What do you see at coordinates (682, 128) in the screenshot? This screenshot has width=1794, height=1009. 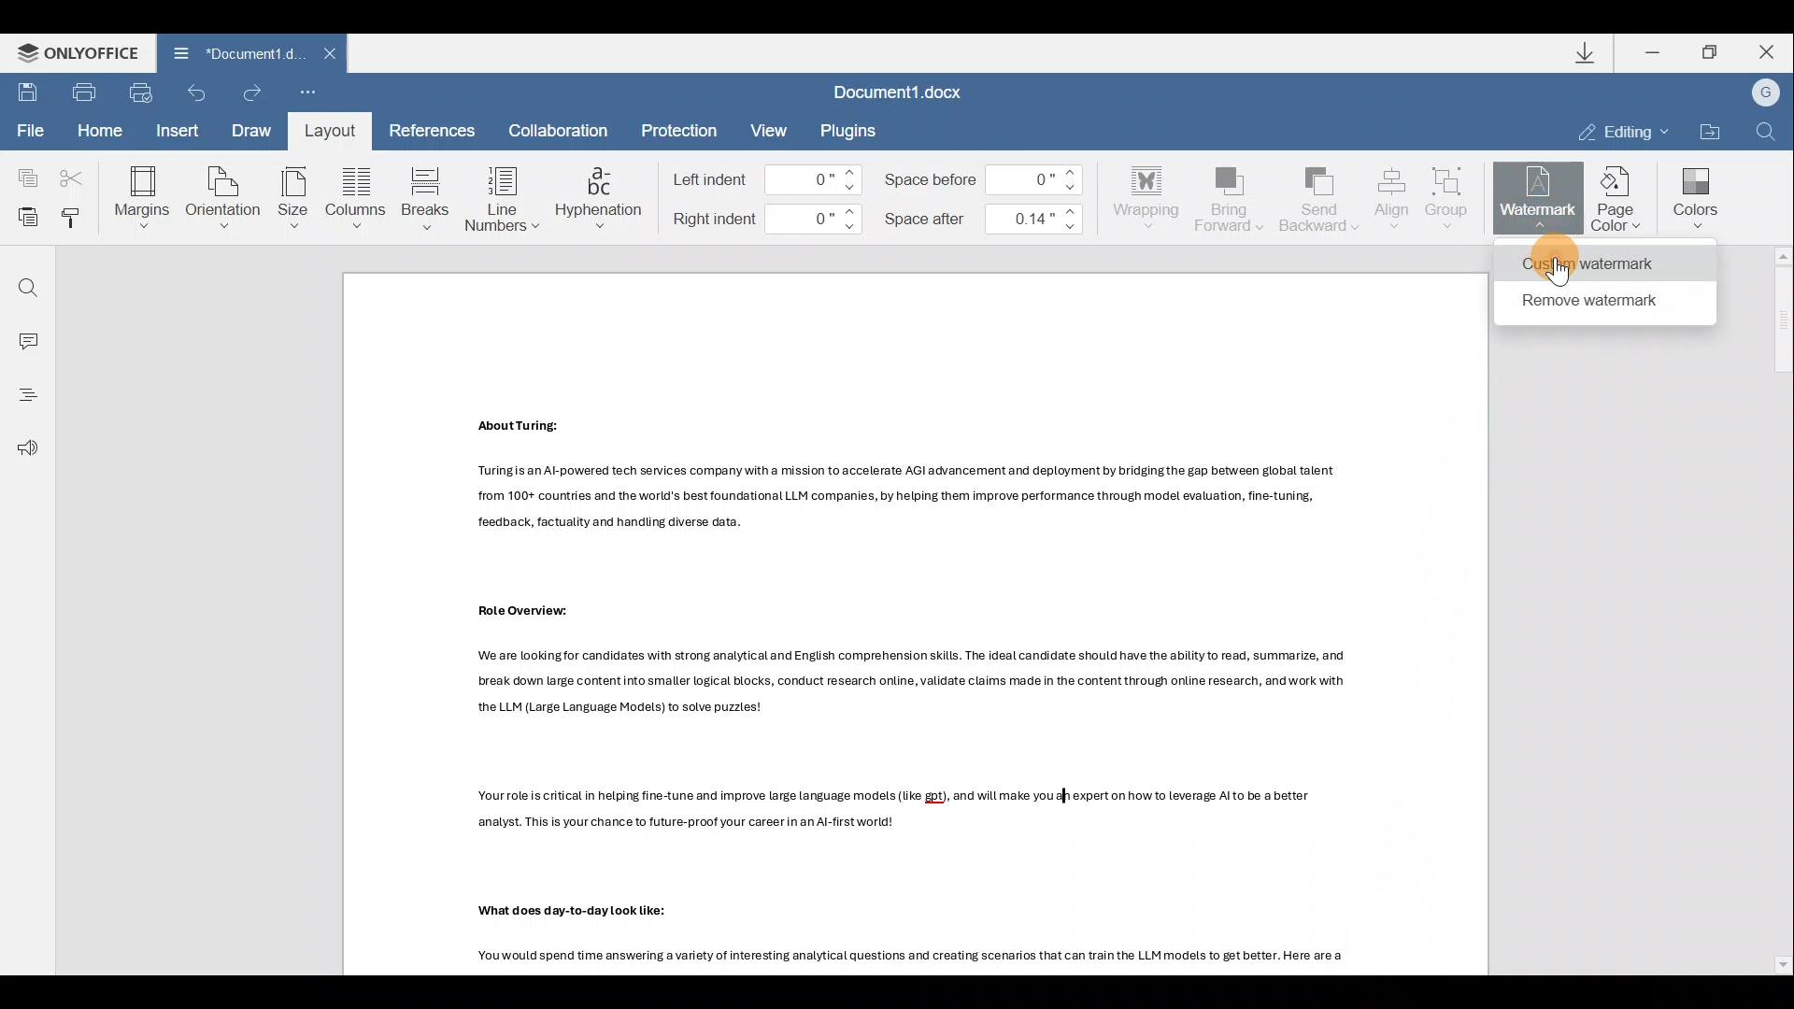 I see `Protection` at bounding box center [682, 128].